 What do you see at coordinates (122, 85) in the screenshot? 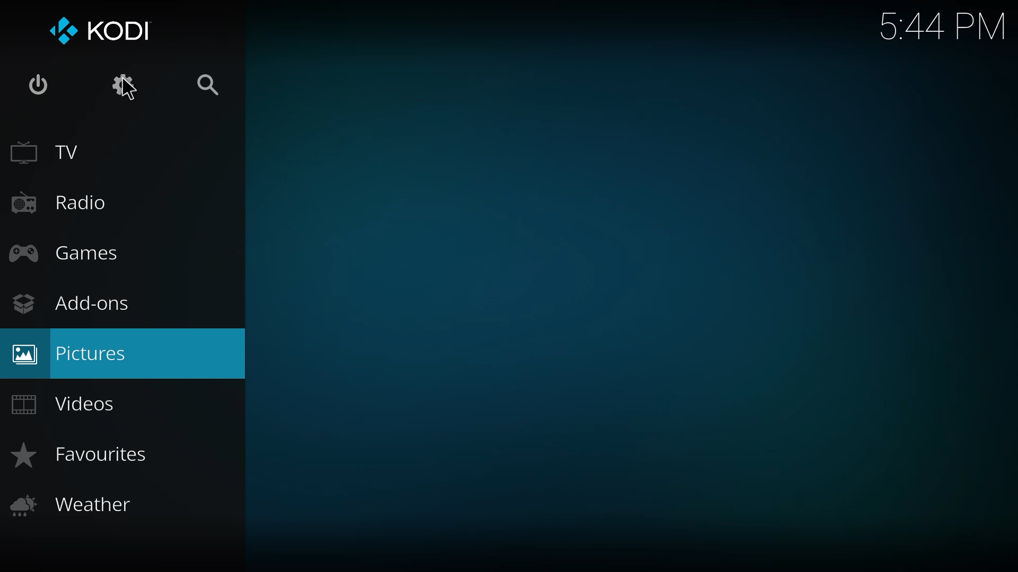
I see `settings` at bounding box center [122, 85].